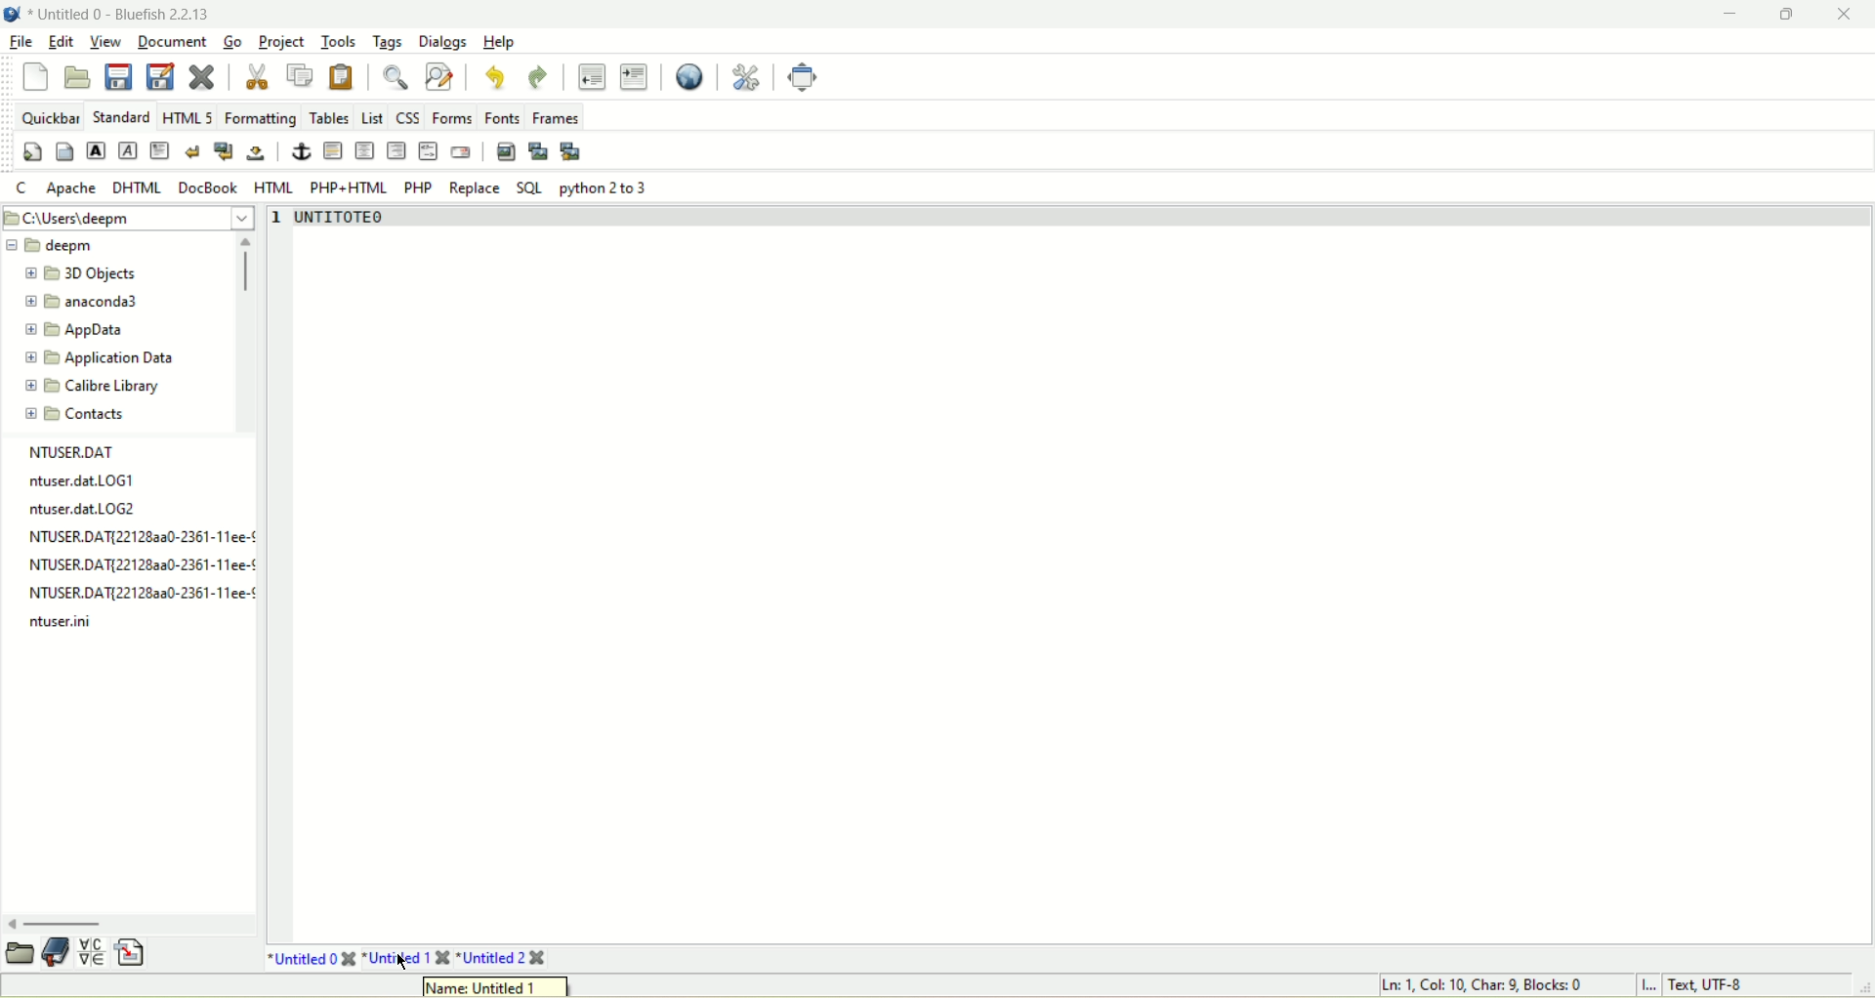  What do you see at coordinates (89, 511) in the screenshot?
I see `log` at bounding box center [89, 511].